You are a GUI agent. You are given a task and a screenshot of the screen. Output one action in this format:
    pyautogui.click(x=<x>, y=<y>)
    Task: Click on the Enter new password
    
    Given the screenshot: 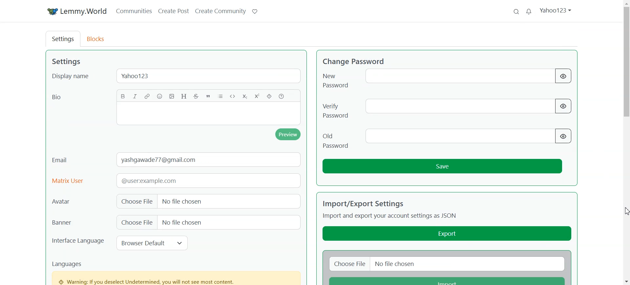 What is the action you would take?
    pyautogui.click(x=454, y=76)
    